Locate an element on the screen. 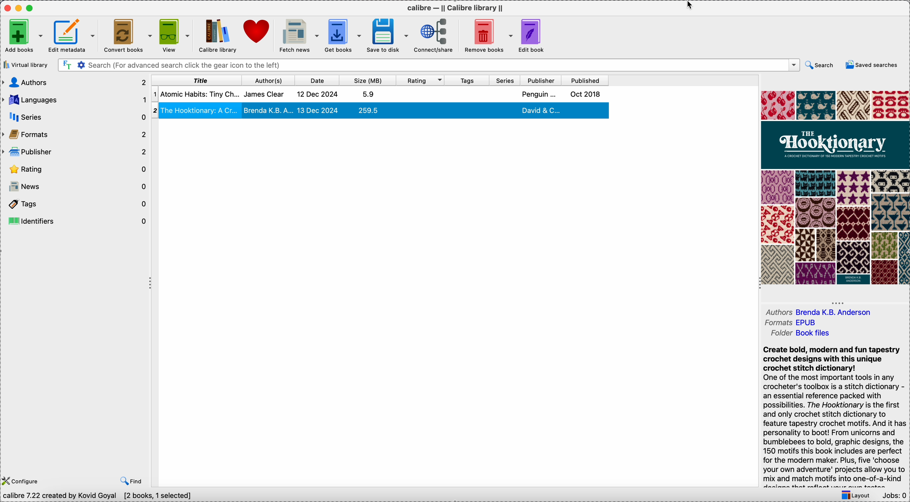  series is located at coordinates (505, 80).